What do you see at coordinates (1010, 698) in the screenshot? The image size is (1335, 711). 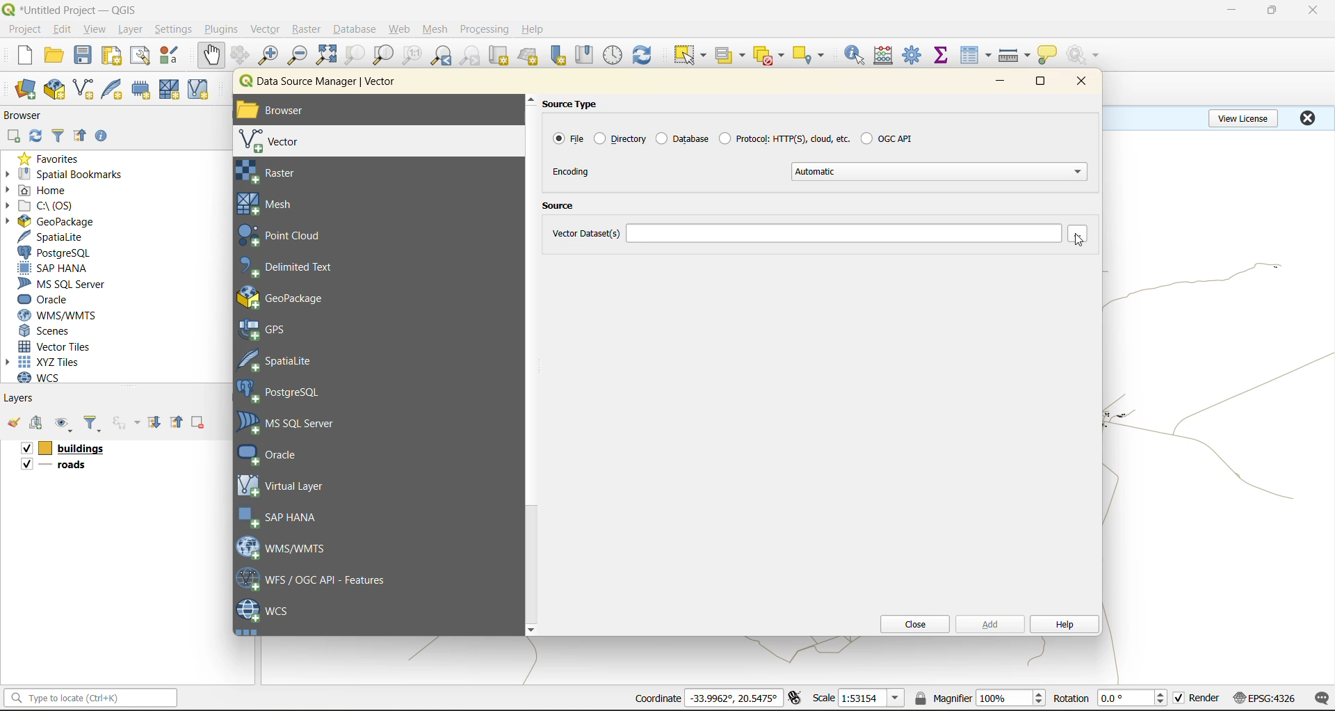 I see `magnifier` at bounding box center [1010, 698].